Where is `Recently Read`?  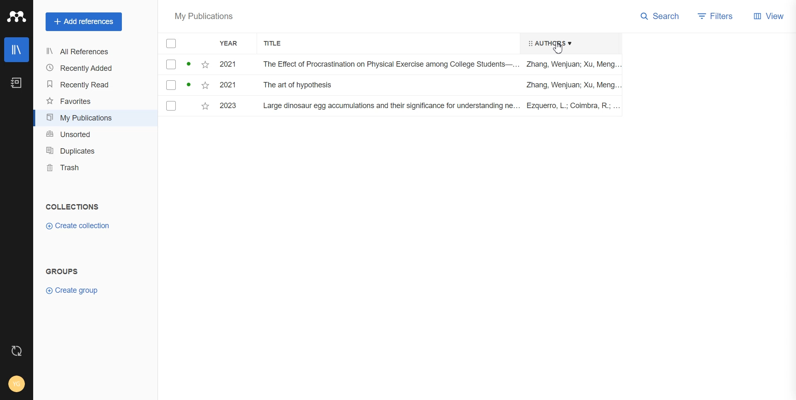 Recently Read is located at coordinates (91, 85).